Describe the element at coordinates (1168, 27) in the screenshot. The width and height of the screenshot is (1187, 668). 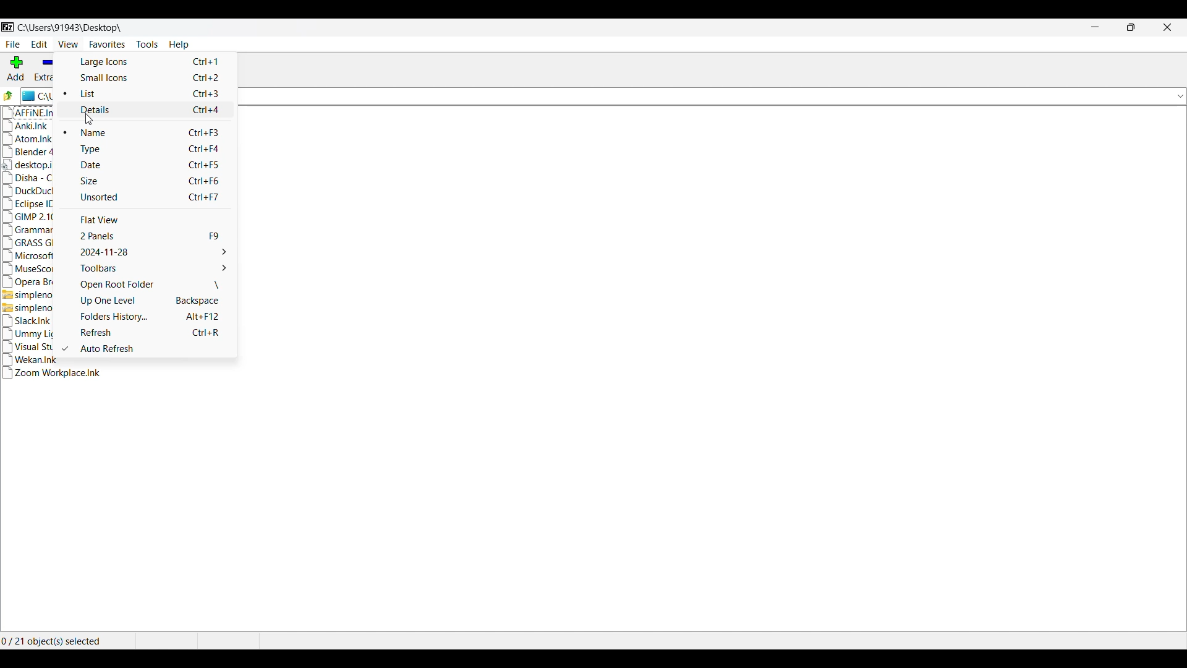
I see `Close` at that location.